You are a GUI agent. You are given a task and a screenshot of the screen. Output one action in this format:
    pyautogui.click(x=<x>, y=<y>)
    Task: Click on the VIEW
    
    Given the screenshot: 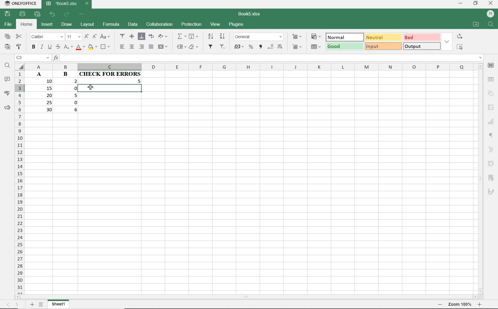 What is the action you would take?
    pyautogui.click(x=216, y=25)
    